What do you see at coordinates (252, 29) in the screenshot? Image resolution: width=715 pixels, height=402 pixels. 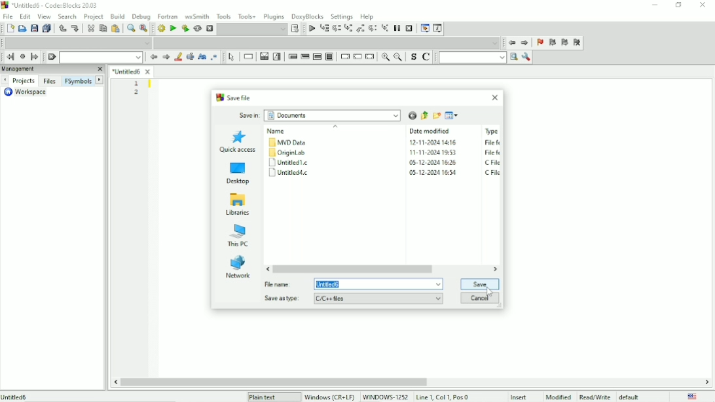 I see `Drop down` at bounding box center [252, 29].